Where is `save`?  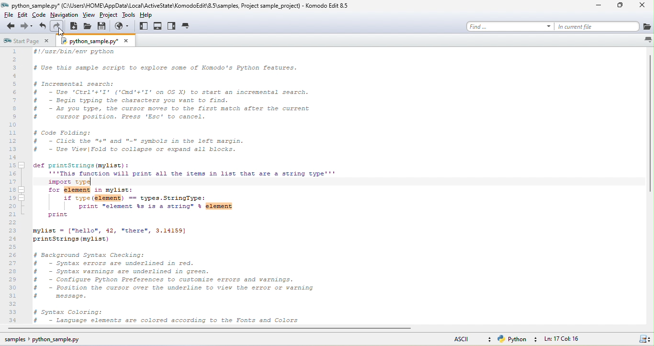
save is located at coordinates (104, 28).